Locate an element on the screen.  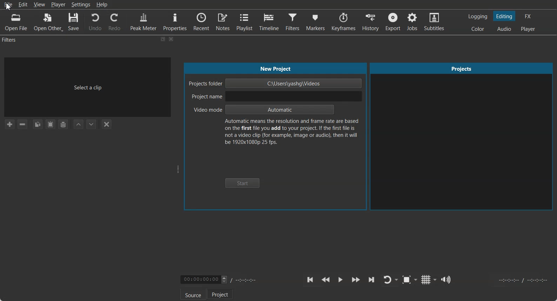
Automatic is located at coordinates (279, 110).